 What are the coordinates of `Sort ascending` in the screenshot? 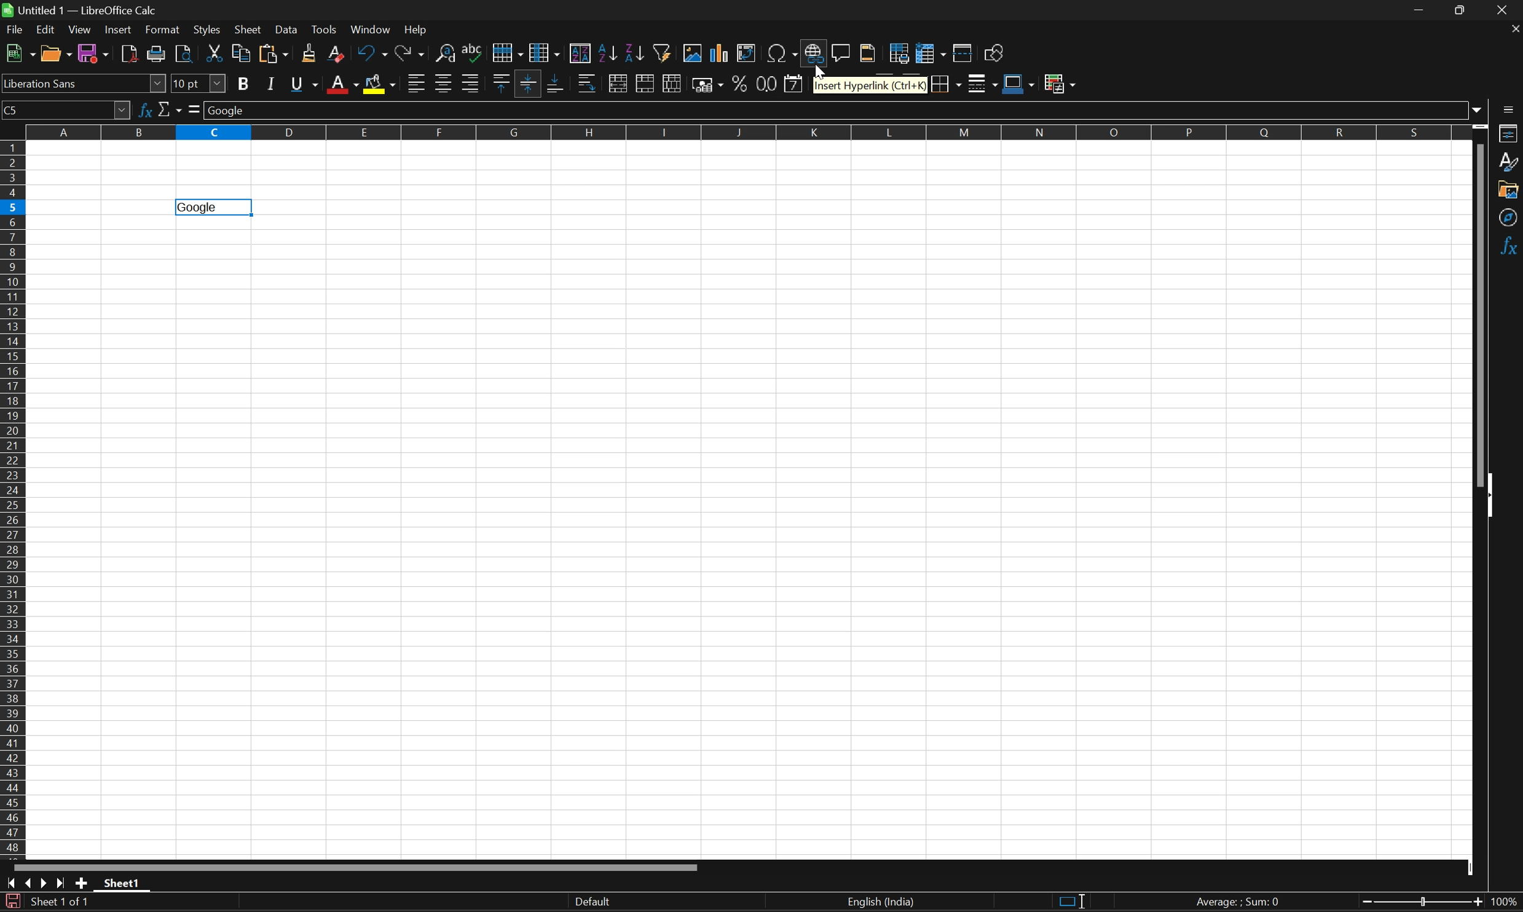 It's located at (607, 53).